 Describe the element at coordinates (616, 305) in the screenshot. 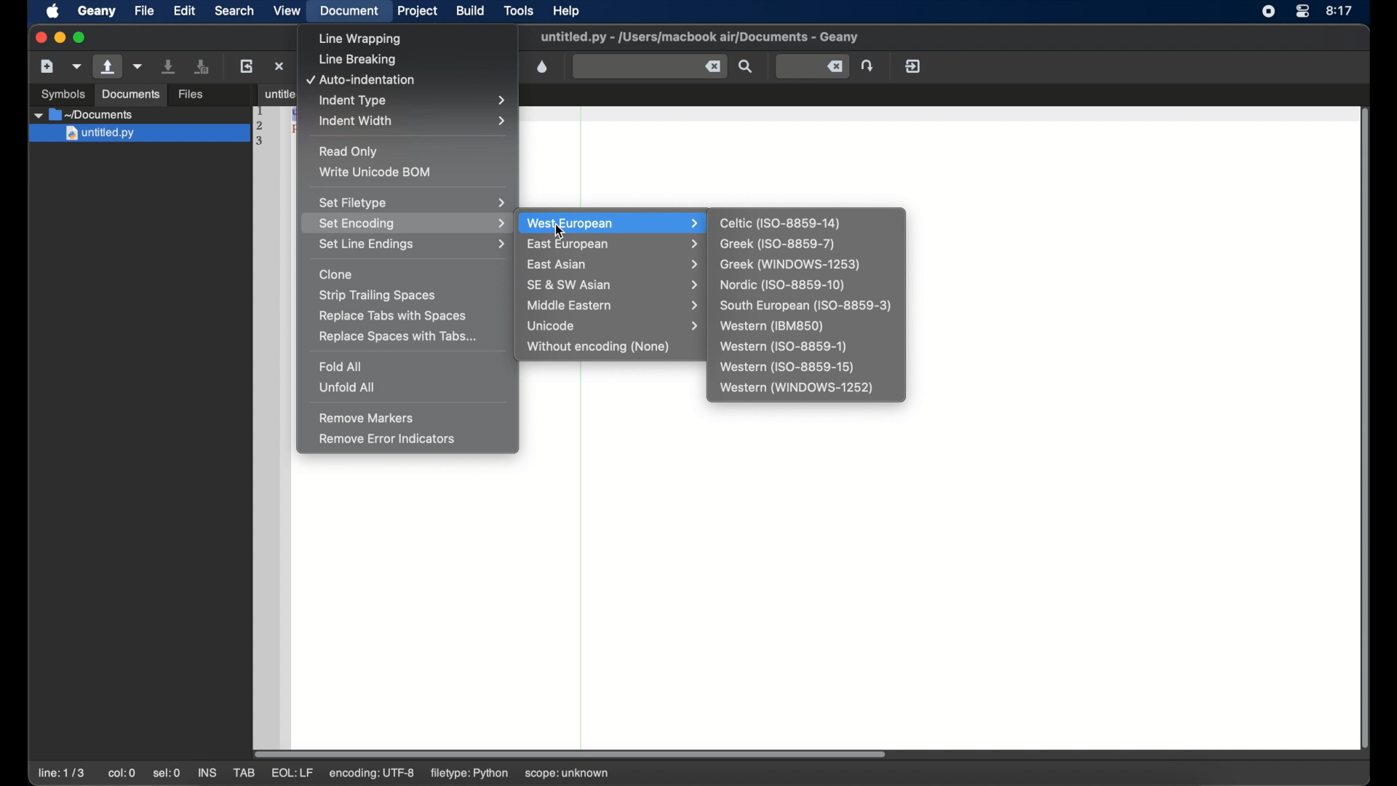

I see `middle eastern menu` at that location.